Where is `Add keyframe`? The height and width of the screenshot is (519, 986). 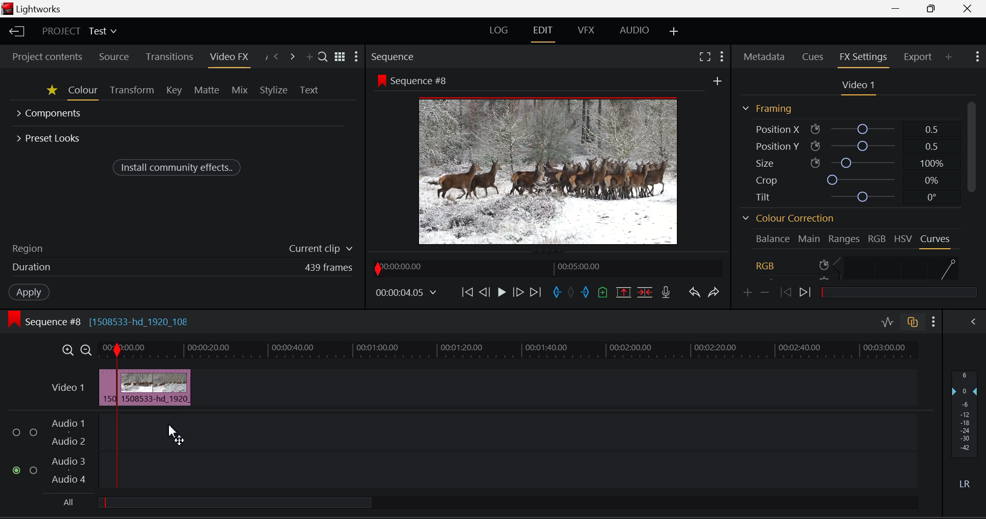 Add keyframe is located at coordinates (746, 293).